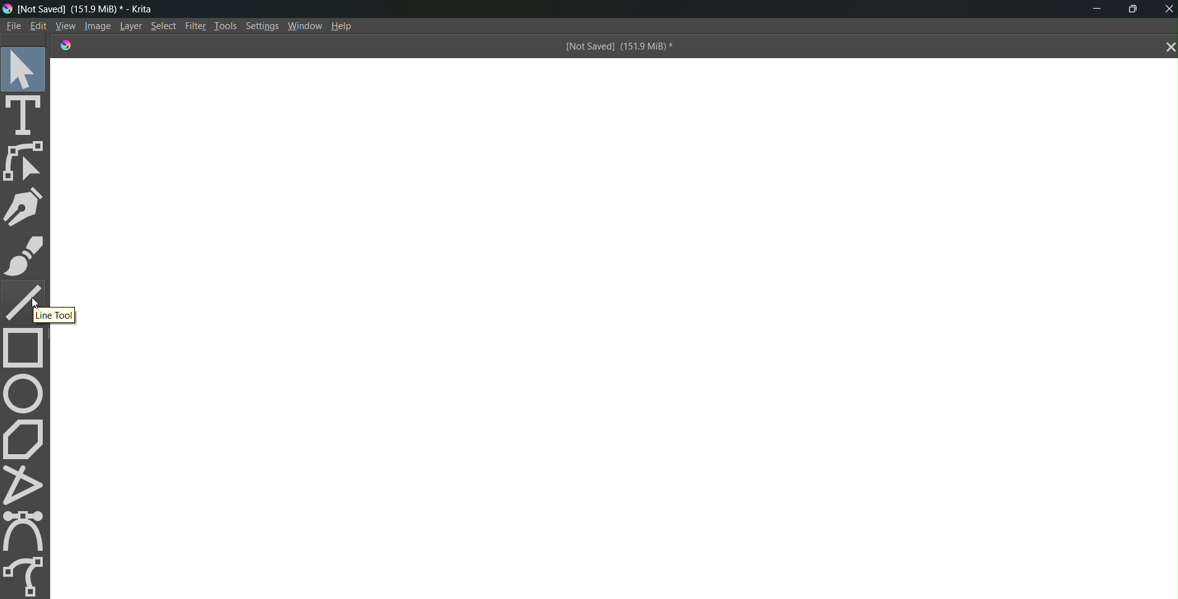  What do you see at coordinates (27, 349) in the screenshot?
I see `rectangle` at bounding box center [27, 349].